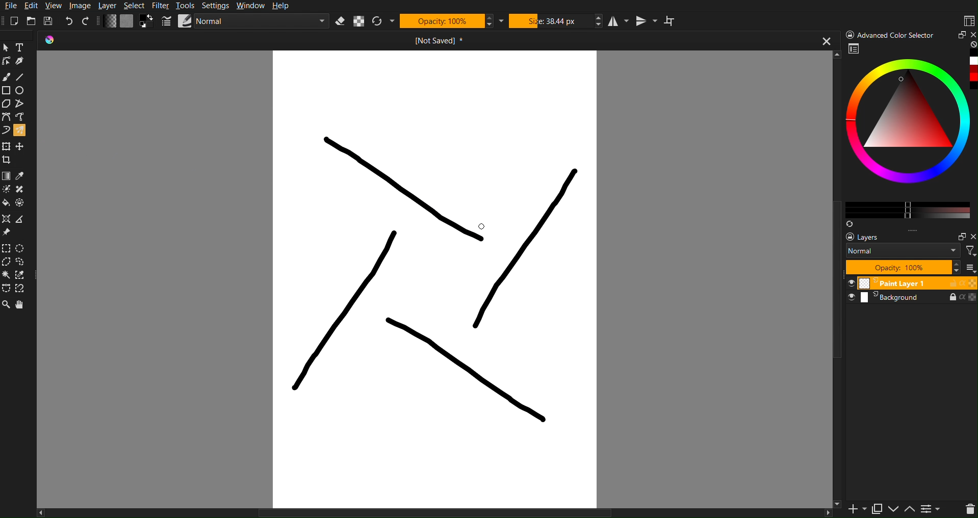 The width and height of the screenshot is (978, 518). Describe the element at coordinates (69, 21) in the screenshot. I see `Undo` at that location.